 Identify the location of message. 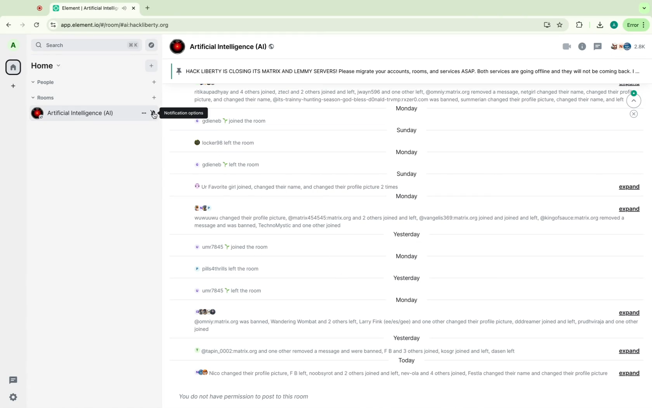
(231, 270).